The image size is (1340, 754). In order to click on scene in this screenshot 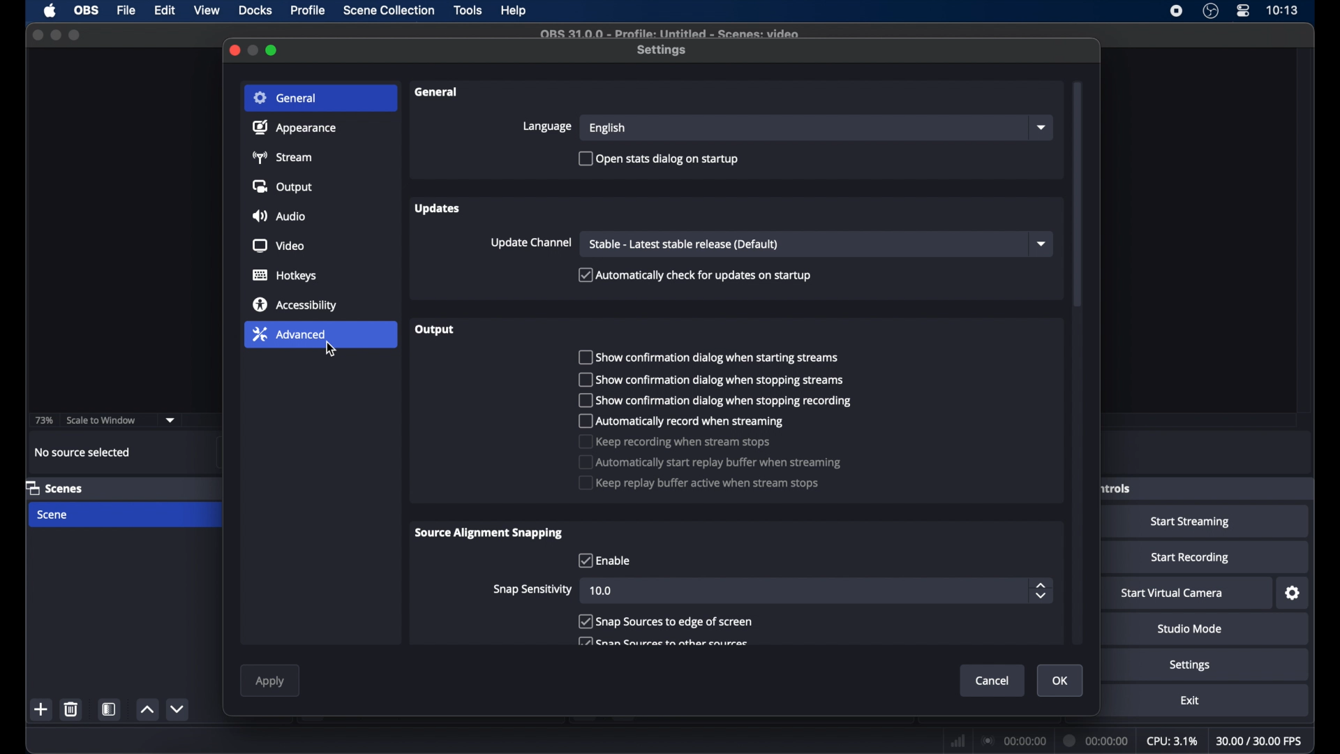, I will do `click(54, 515)`.